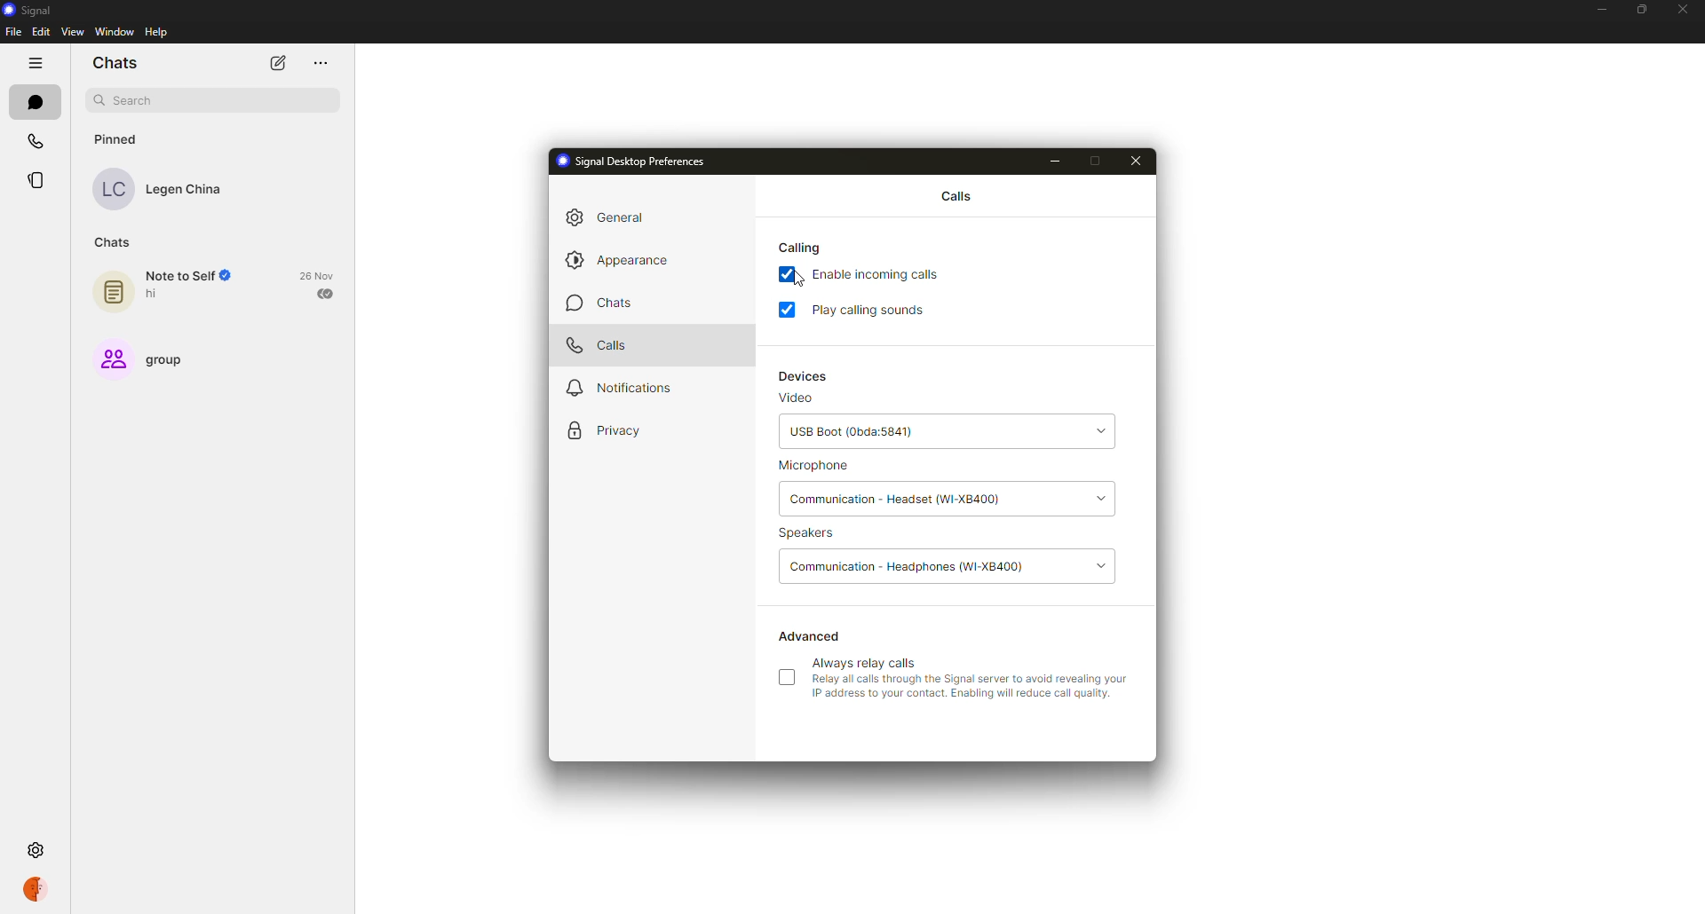 This screenshot has height=914, width=1705. I want to click on drop, so click(1105, 498).